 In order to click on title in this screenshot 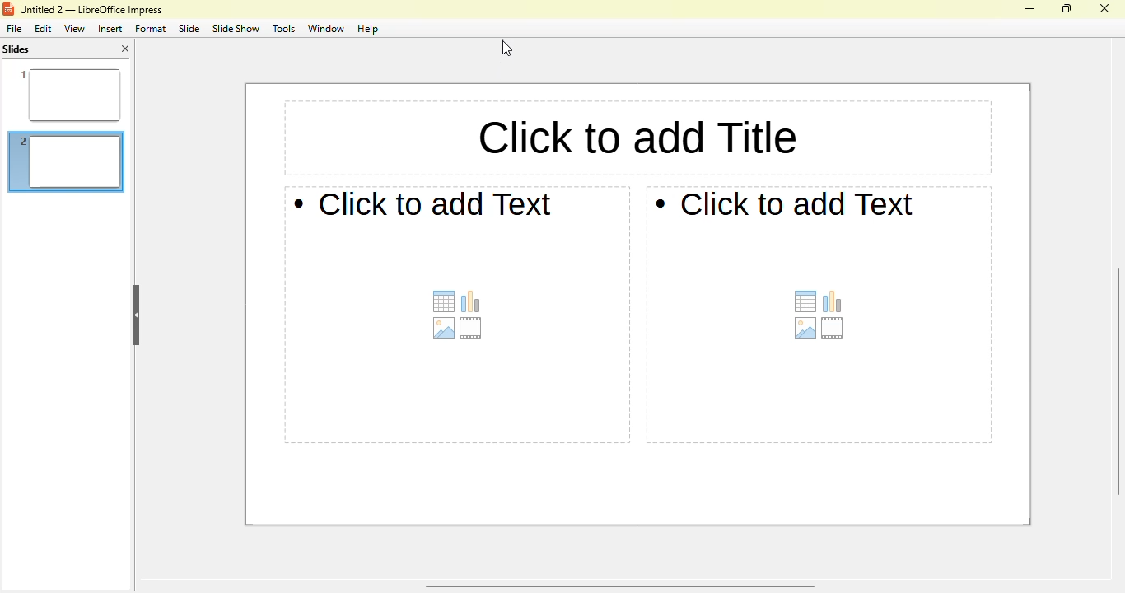, I will do `click(635, 138)`.